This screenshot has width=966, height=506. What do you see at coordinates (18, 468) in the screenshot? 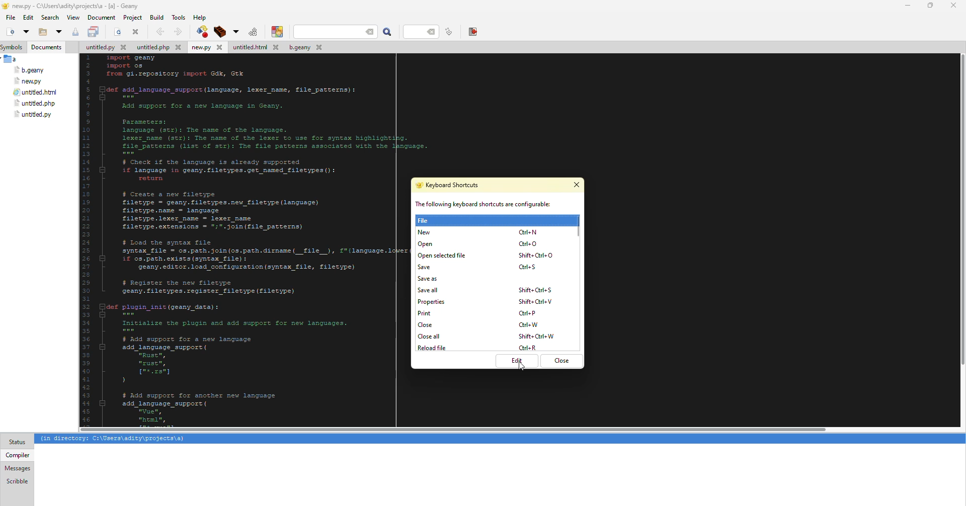
I see `messages` at bounding box center [18, 468].